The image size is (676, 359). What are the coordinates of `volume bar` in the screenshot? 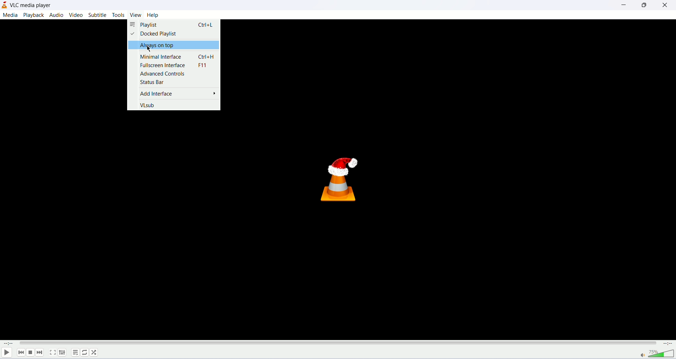 It's located at (653, 354).